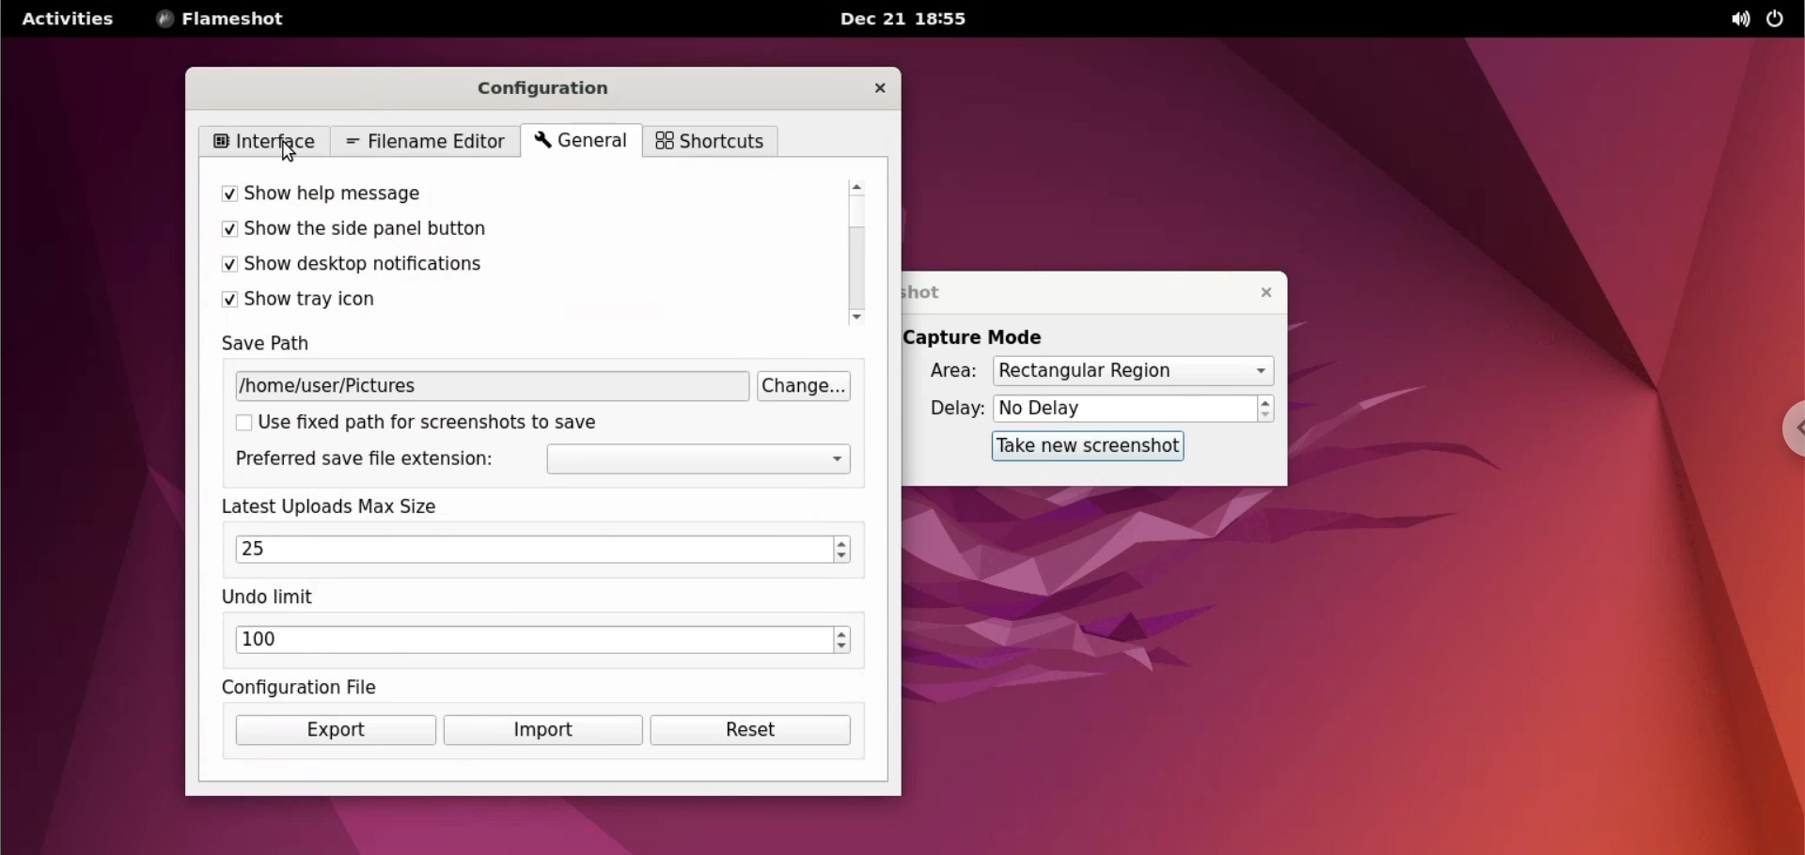 This screenshot has width=1805, height=855. I want to click on increment or decrement undo limit, so click(847, 641).